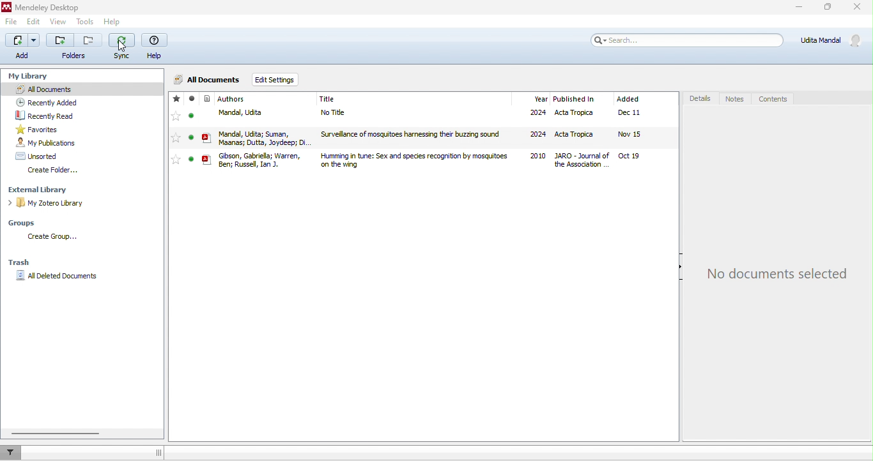 Image resolution: width=873 pixels, height=461 pixels. I want to click on details, so click(702, 97).